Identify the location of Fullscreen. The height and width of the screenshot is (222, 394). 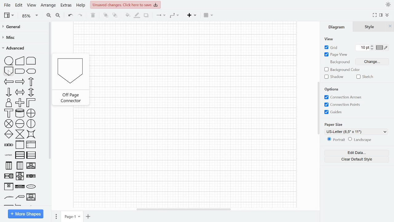
(375, 15).